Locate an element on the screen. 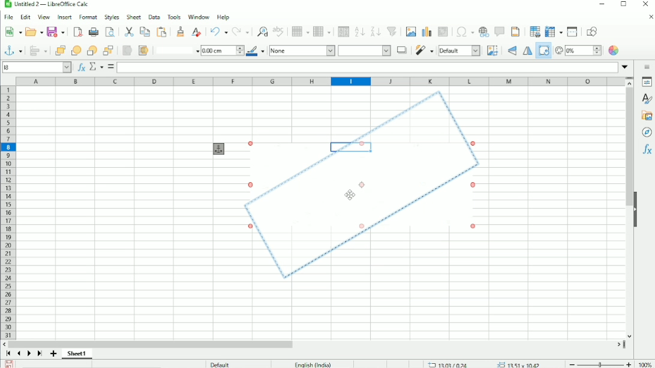 This screenshot has height=368, width=655. Clone formatting is located at coordinates (179, 32).